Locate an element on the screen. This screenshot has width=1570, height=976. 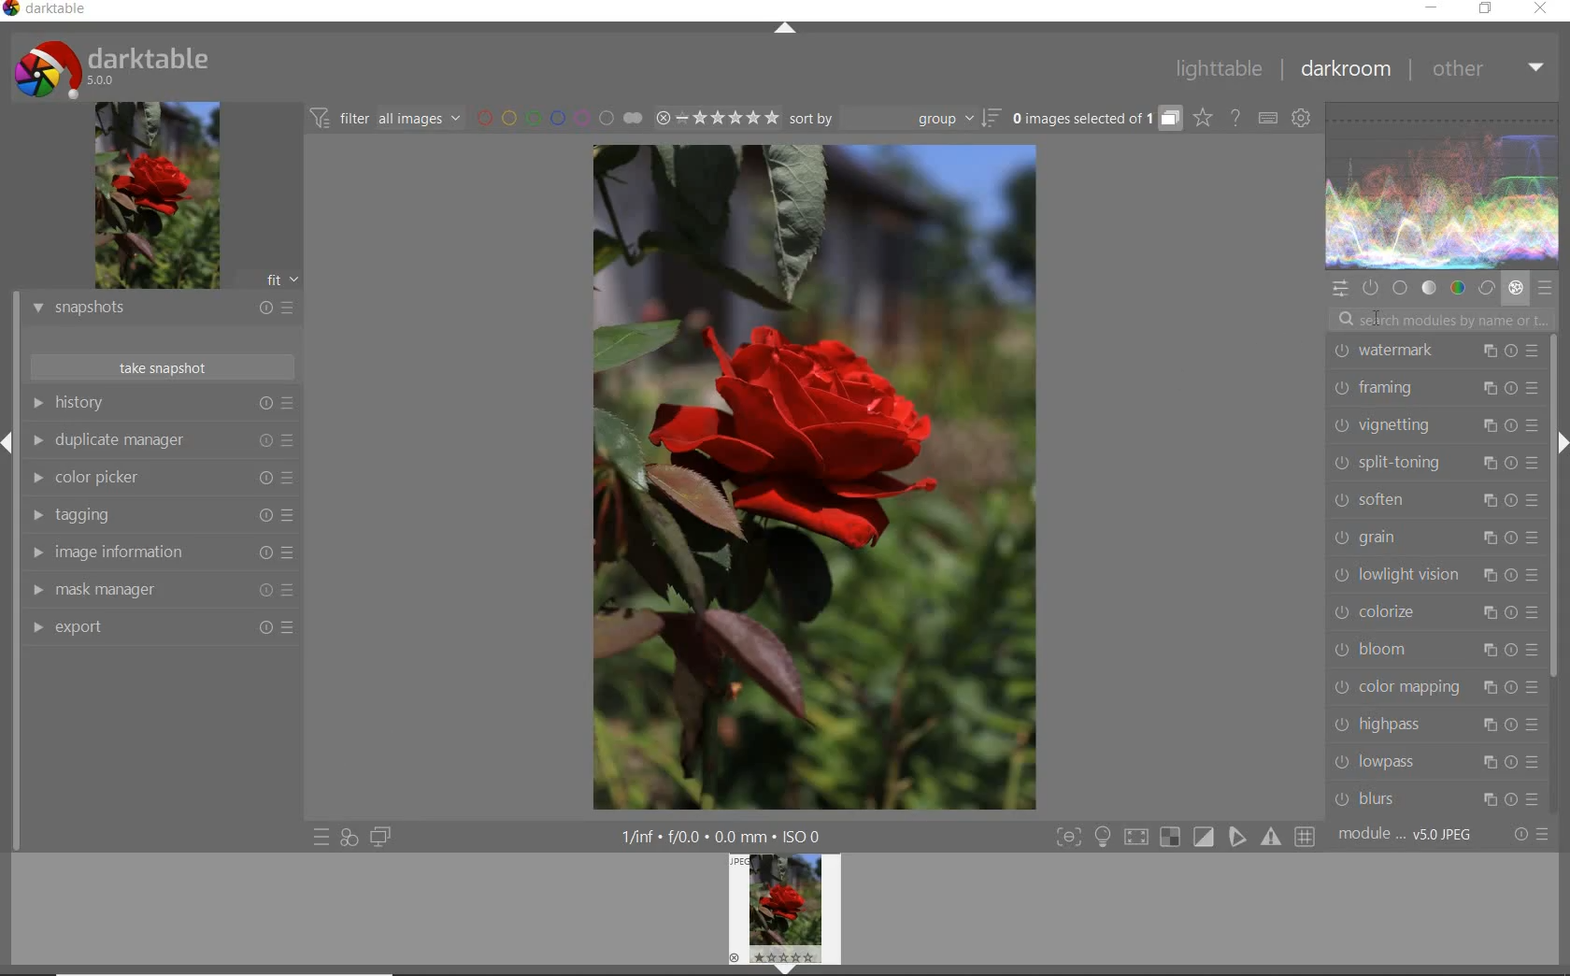
image information is located at coordinates (160, 553).